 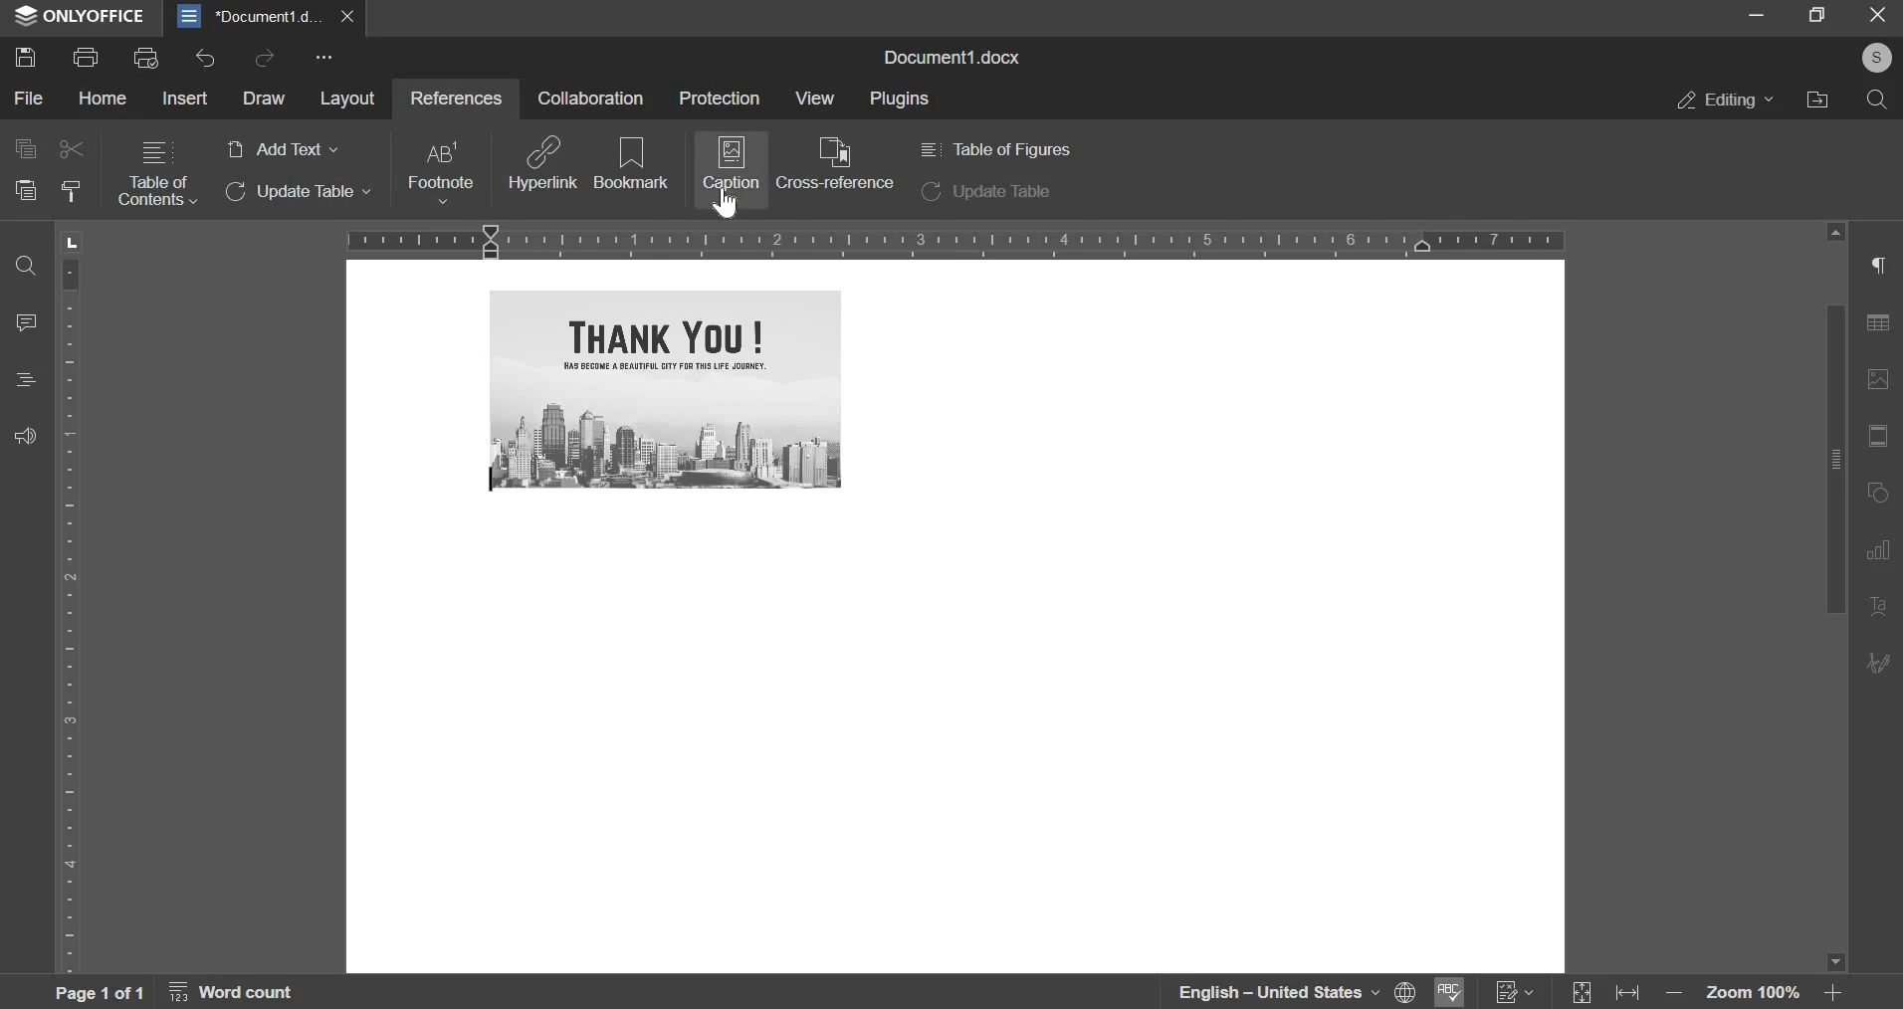 I want to click on minimize, so click(x=1757, y=16).